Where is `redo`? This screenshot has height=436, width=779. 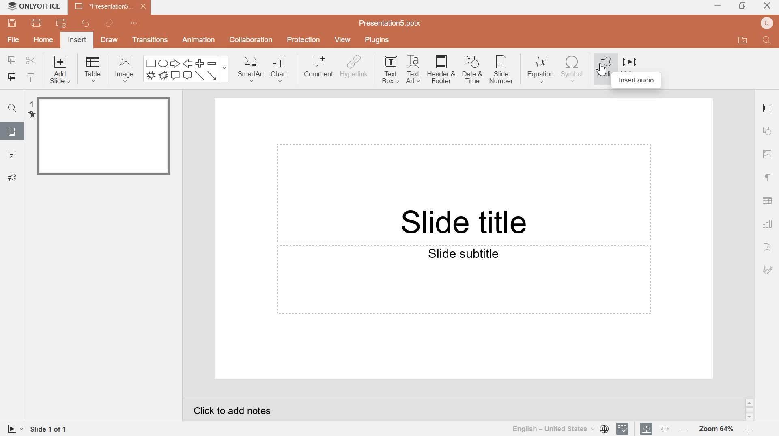 redo is located at coordinates (109, 23).